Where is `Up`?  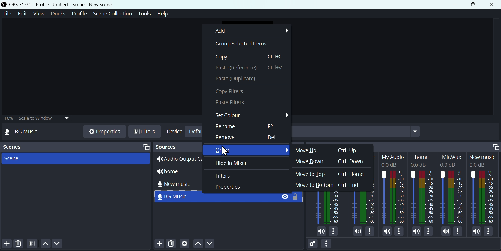
Up is located at coordinates (47, 244).